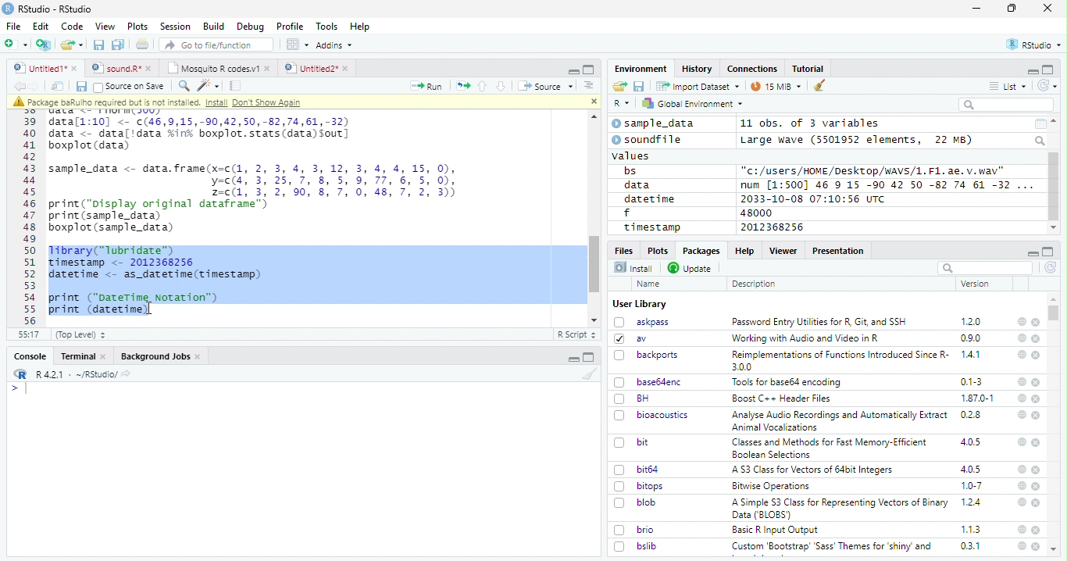 This screenshot has width=1067, height=561. I want to click on Edit, so click(41, 26).